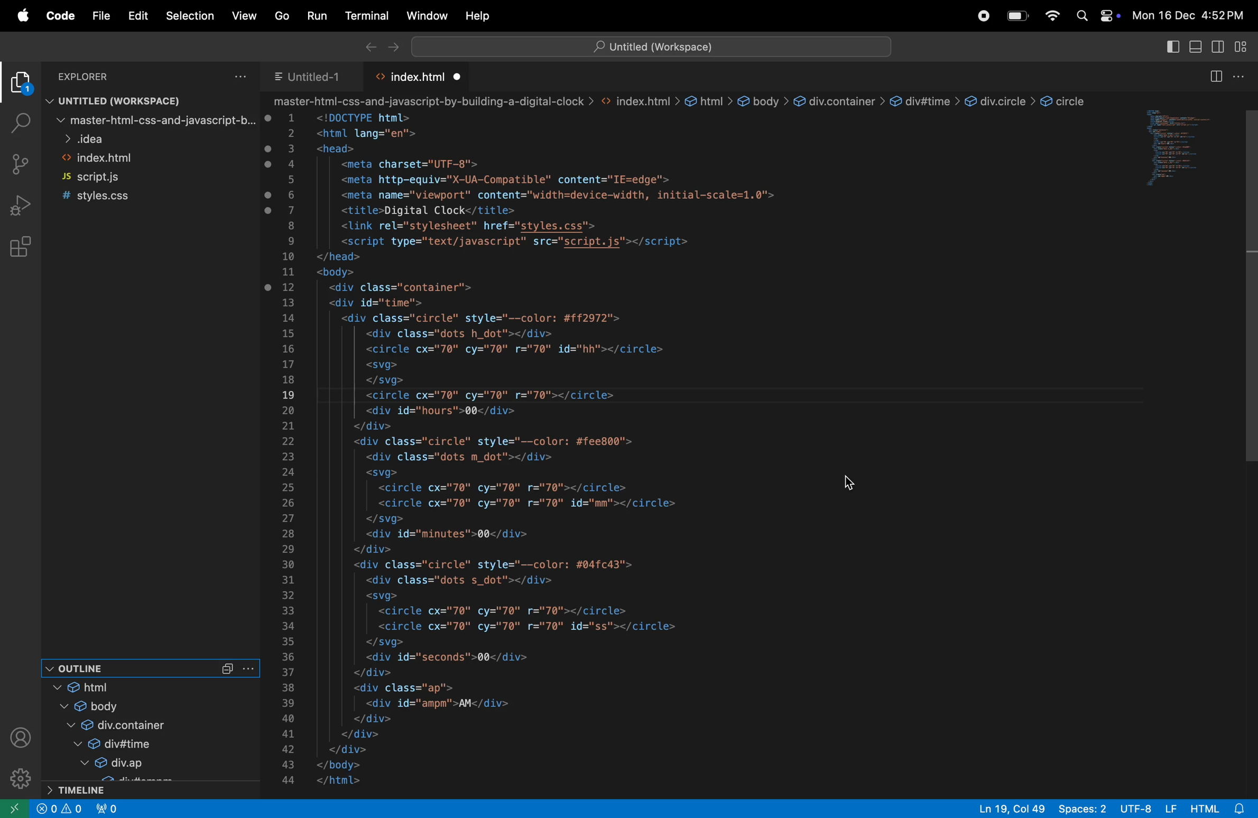 The height and width of the screenshot is (818, 1258). What do you see at coordinates (1215, 808) in the screenshot?
I see `html alert` at bounding box center [1215, 808].